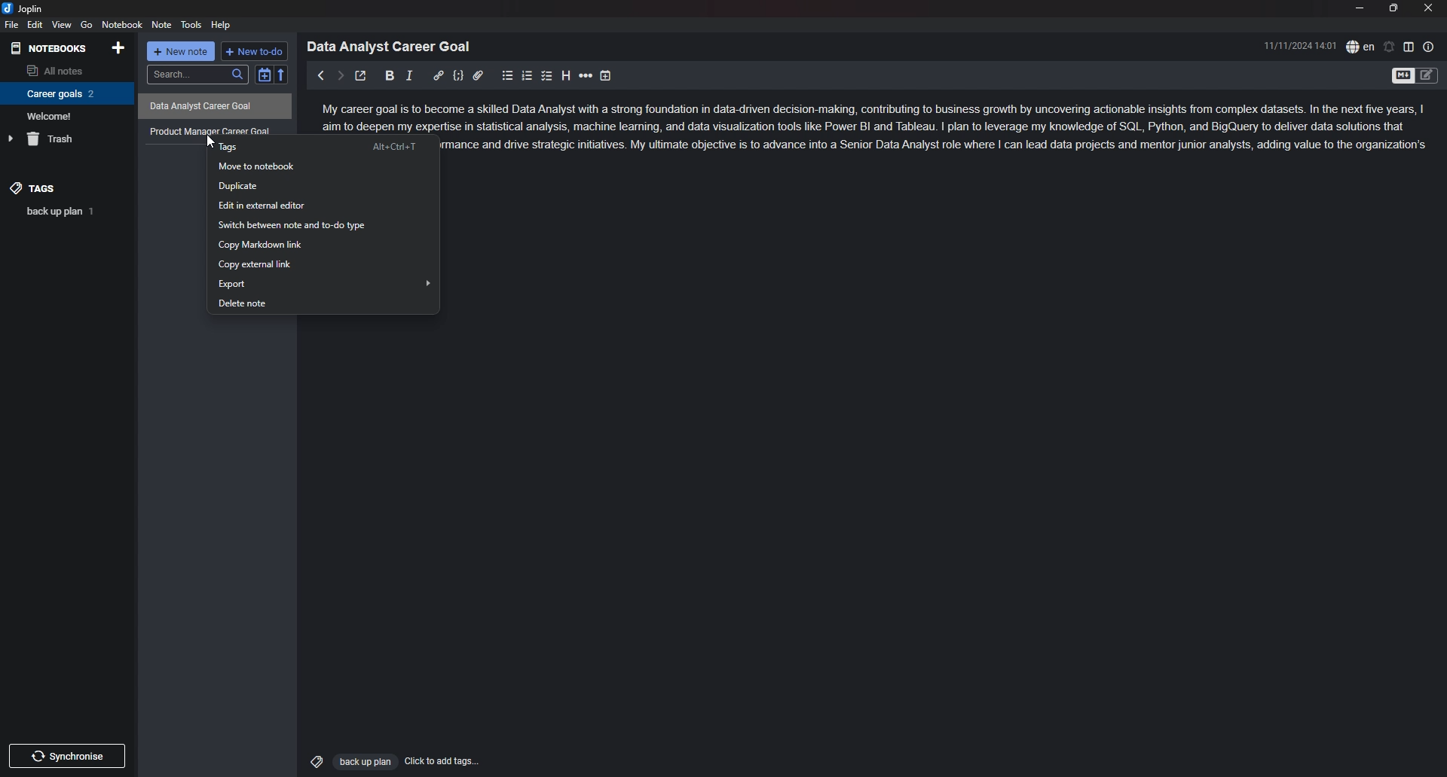  I want to click on previous, so click(320, 75).